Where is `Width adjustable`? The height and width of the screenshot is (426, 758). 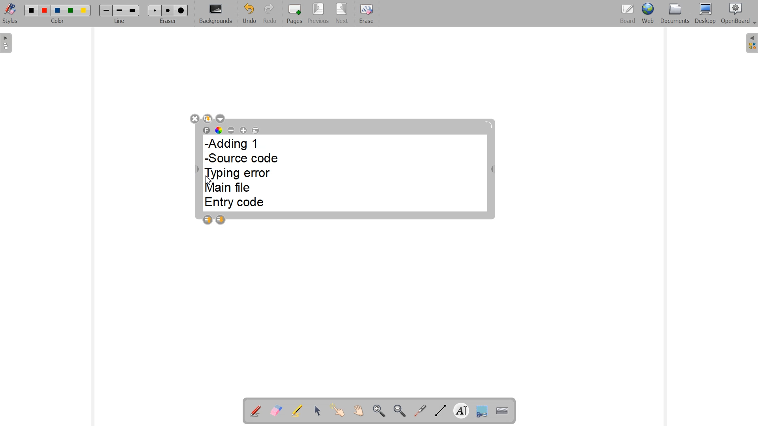
Width adjustable is located at coordinates (493, 171).